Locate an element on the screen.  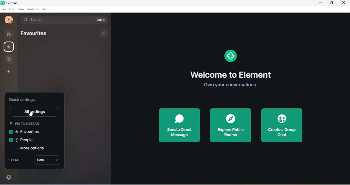
theme is located at coordinates (15, 160).